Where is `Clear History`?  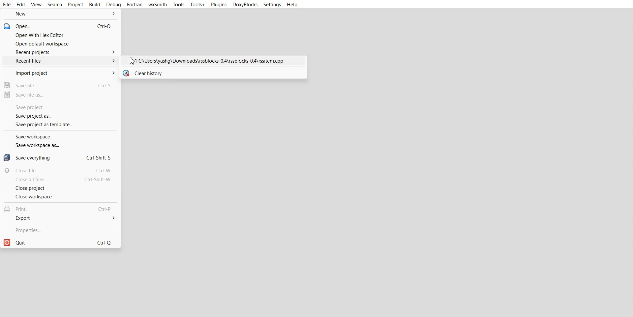 Clear History is located at coordinates (213, 73).